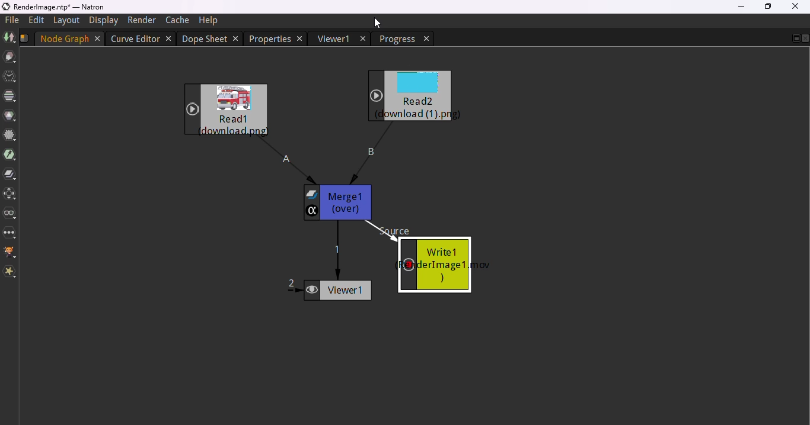  What do you see at coordinates (443, 269) in the screenshot?
I see `write 1` at bounding box center [443, 269].